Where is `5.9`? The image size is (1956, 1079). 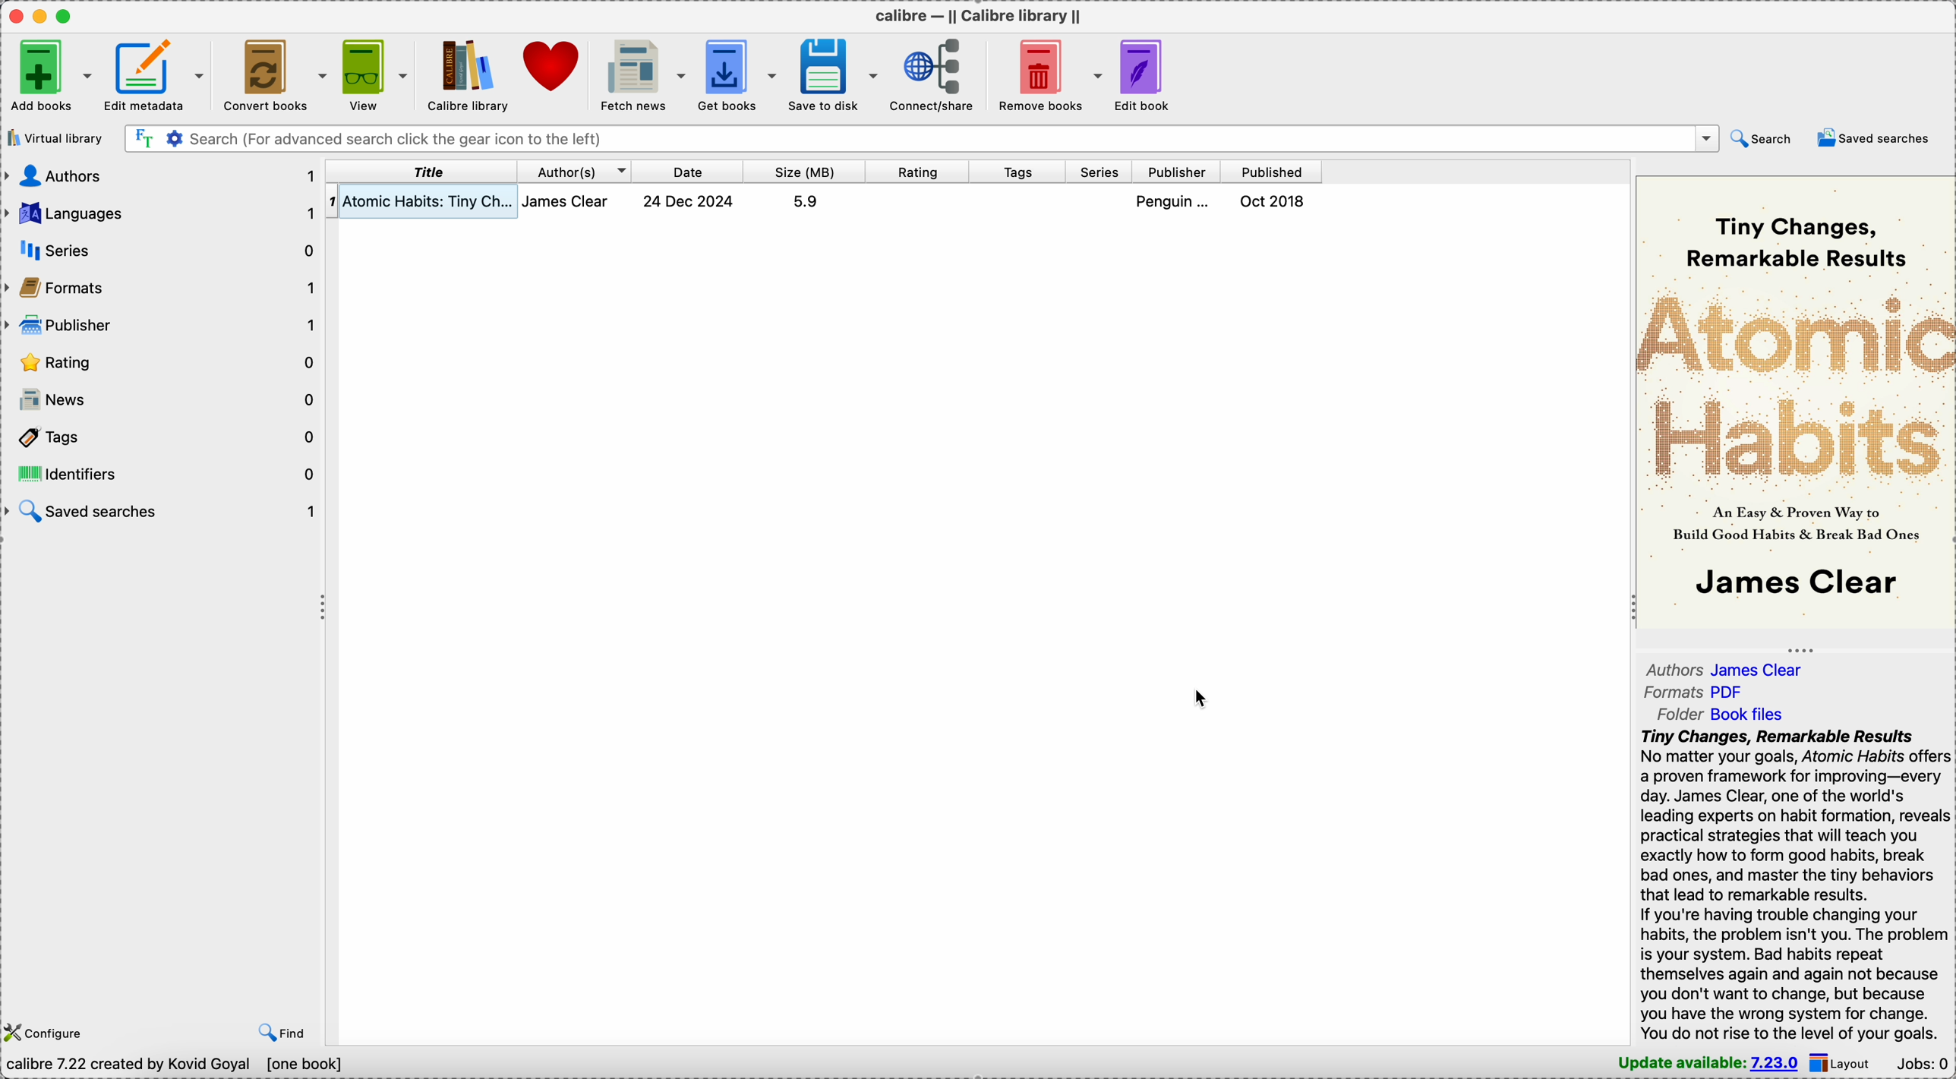
5.9 is located at coordinates (805, 201).